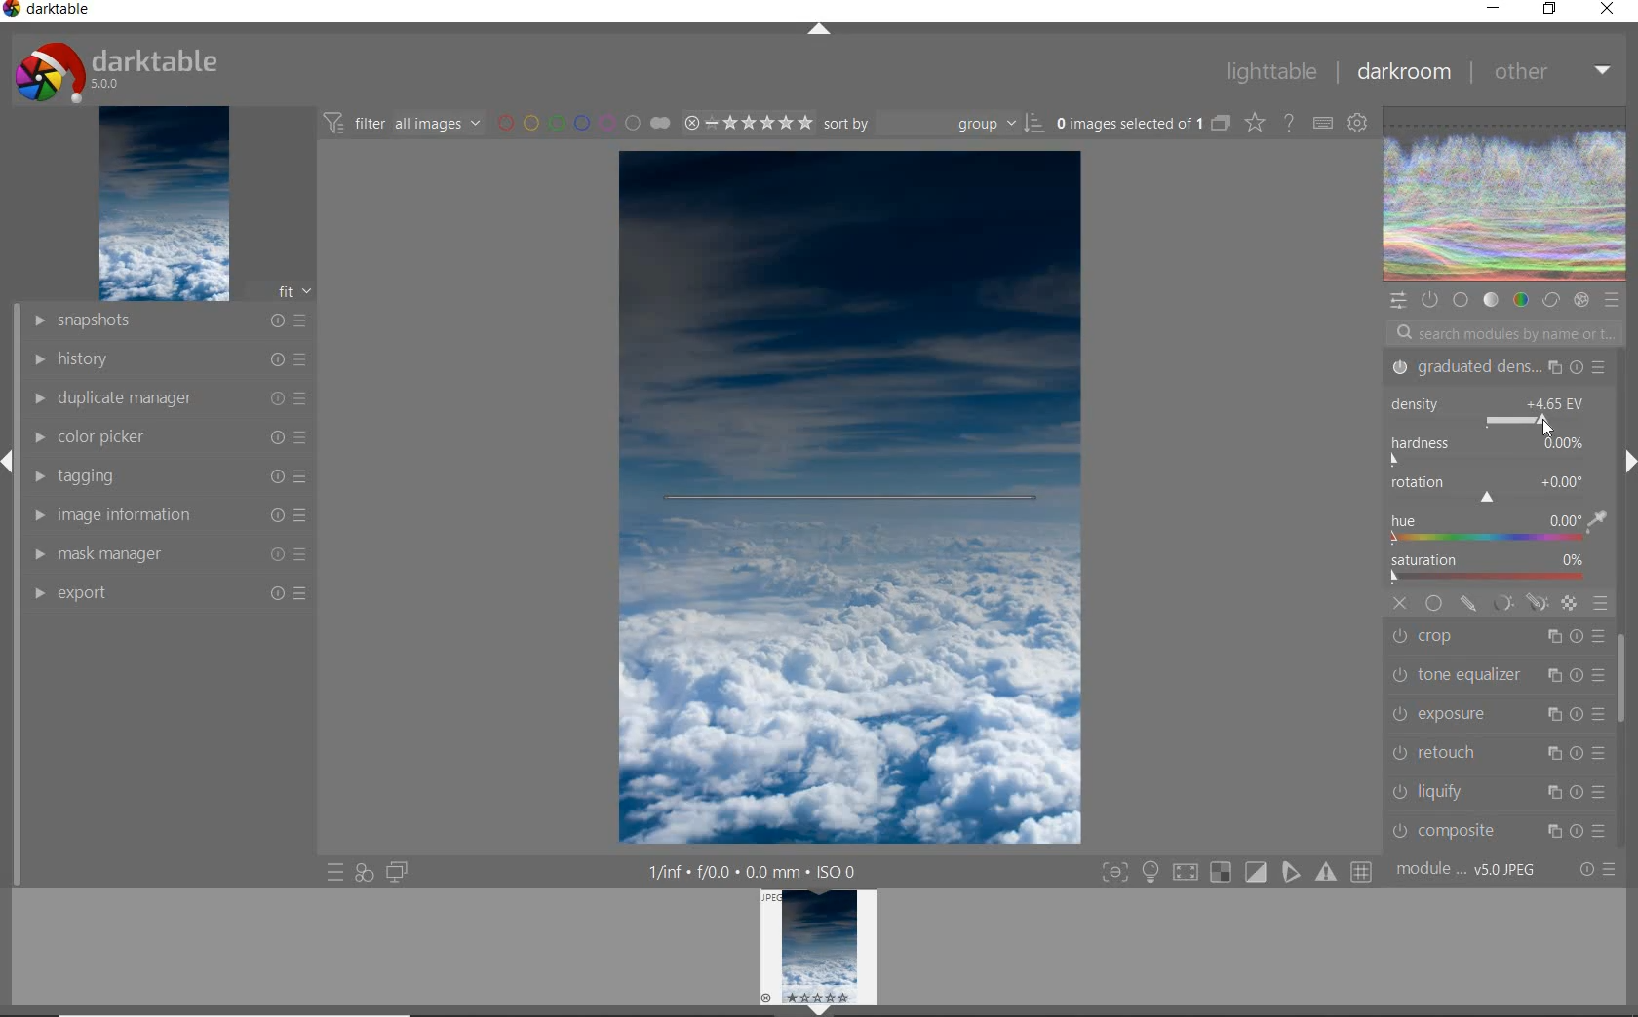 This screenshot has height=1017, width=1638. Describe the element at coordinates (1502, 790) in the screenshot. I see `liquify` at that location.